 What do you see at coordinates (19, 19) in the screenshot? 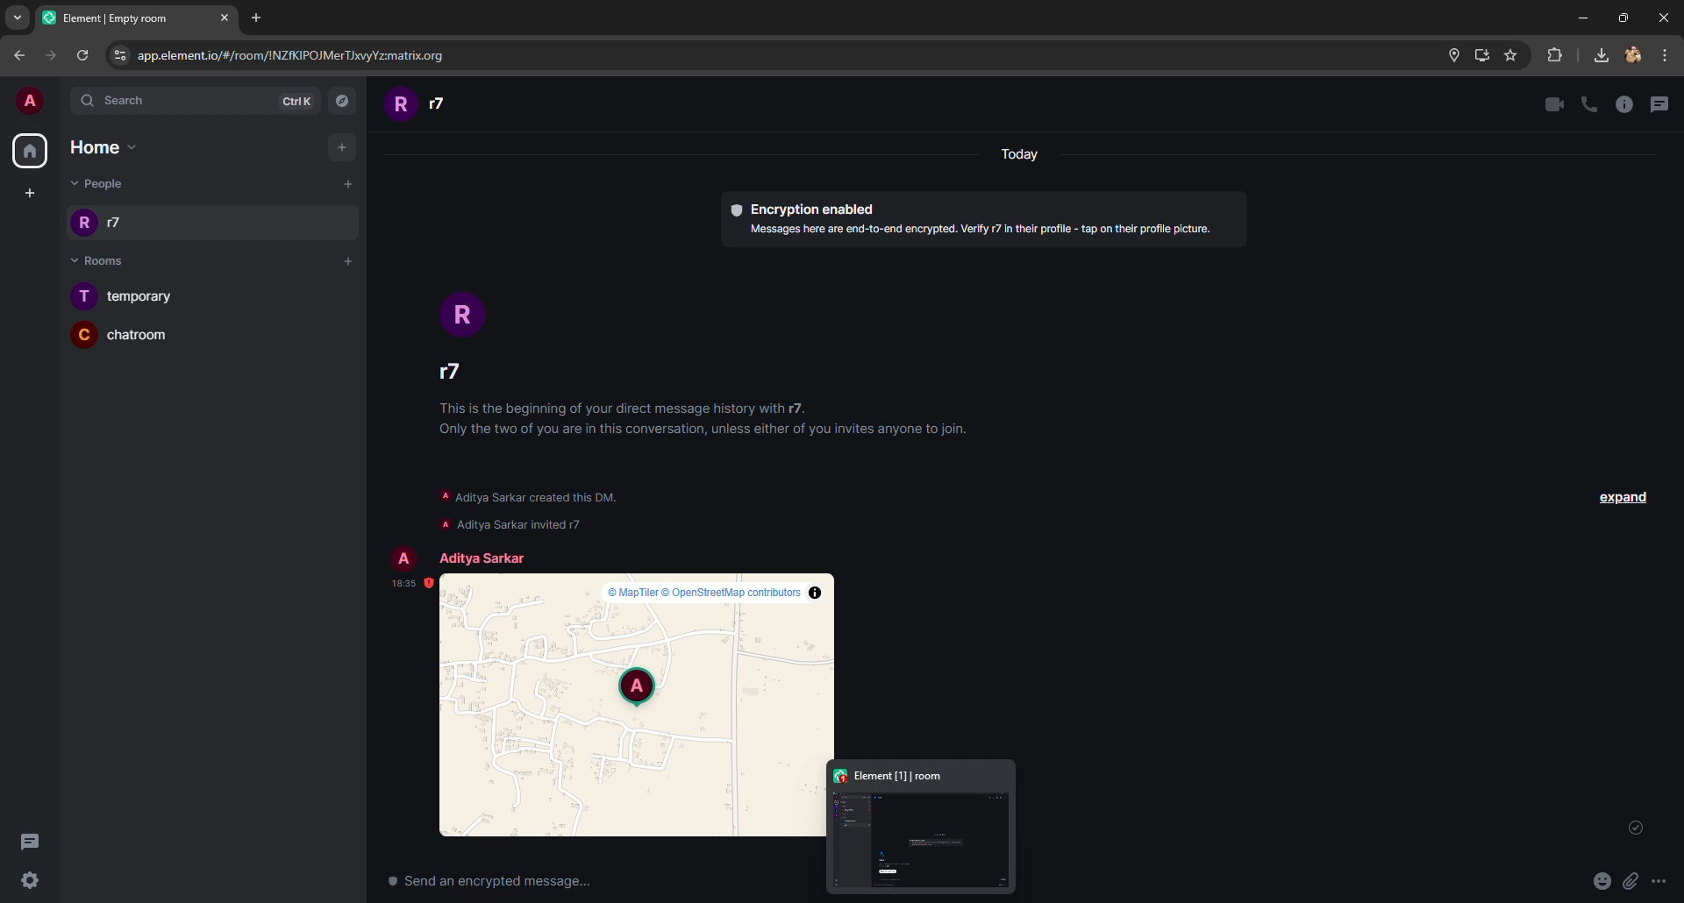
I see `tab list` at bounding box center [19, 19].